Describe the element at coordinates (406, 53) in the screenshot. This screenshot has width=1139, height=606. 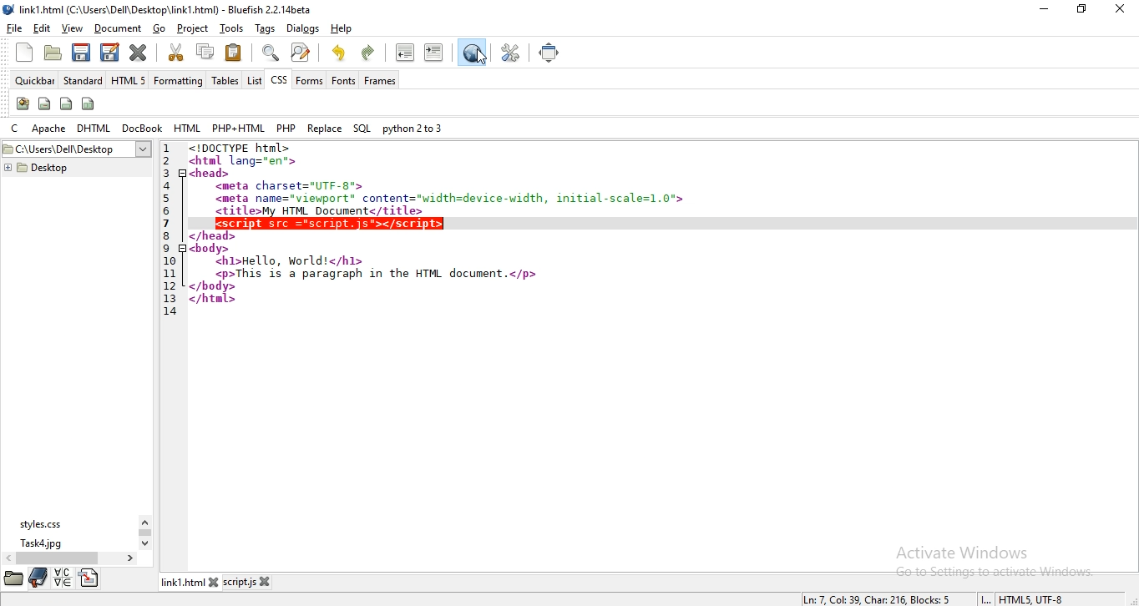
I see `unindent` at that location.